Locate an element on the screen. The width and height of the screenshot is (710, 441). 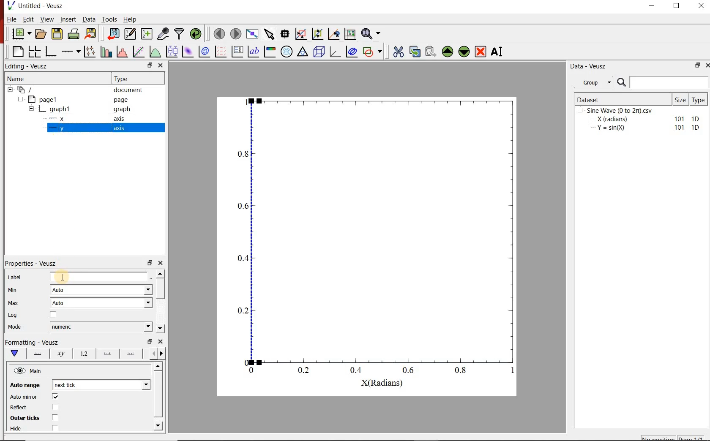
capture remote data is located at coordinates (164, 34).